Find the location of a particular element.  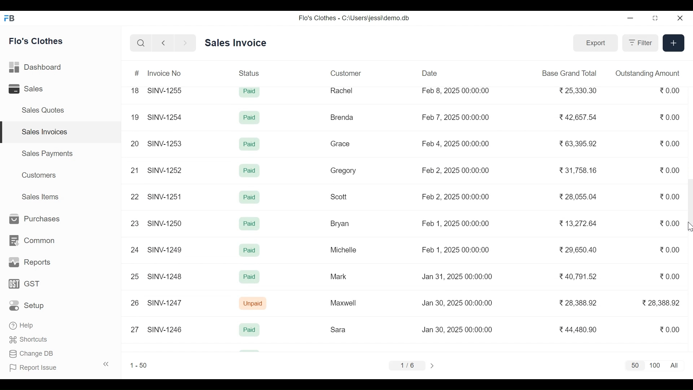

| Report Issue is located at coordinates (60, 367).